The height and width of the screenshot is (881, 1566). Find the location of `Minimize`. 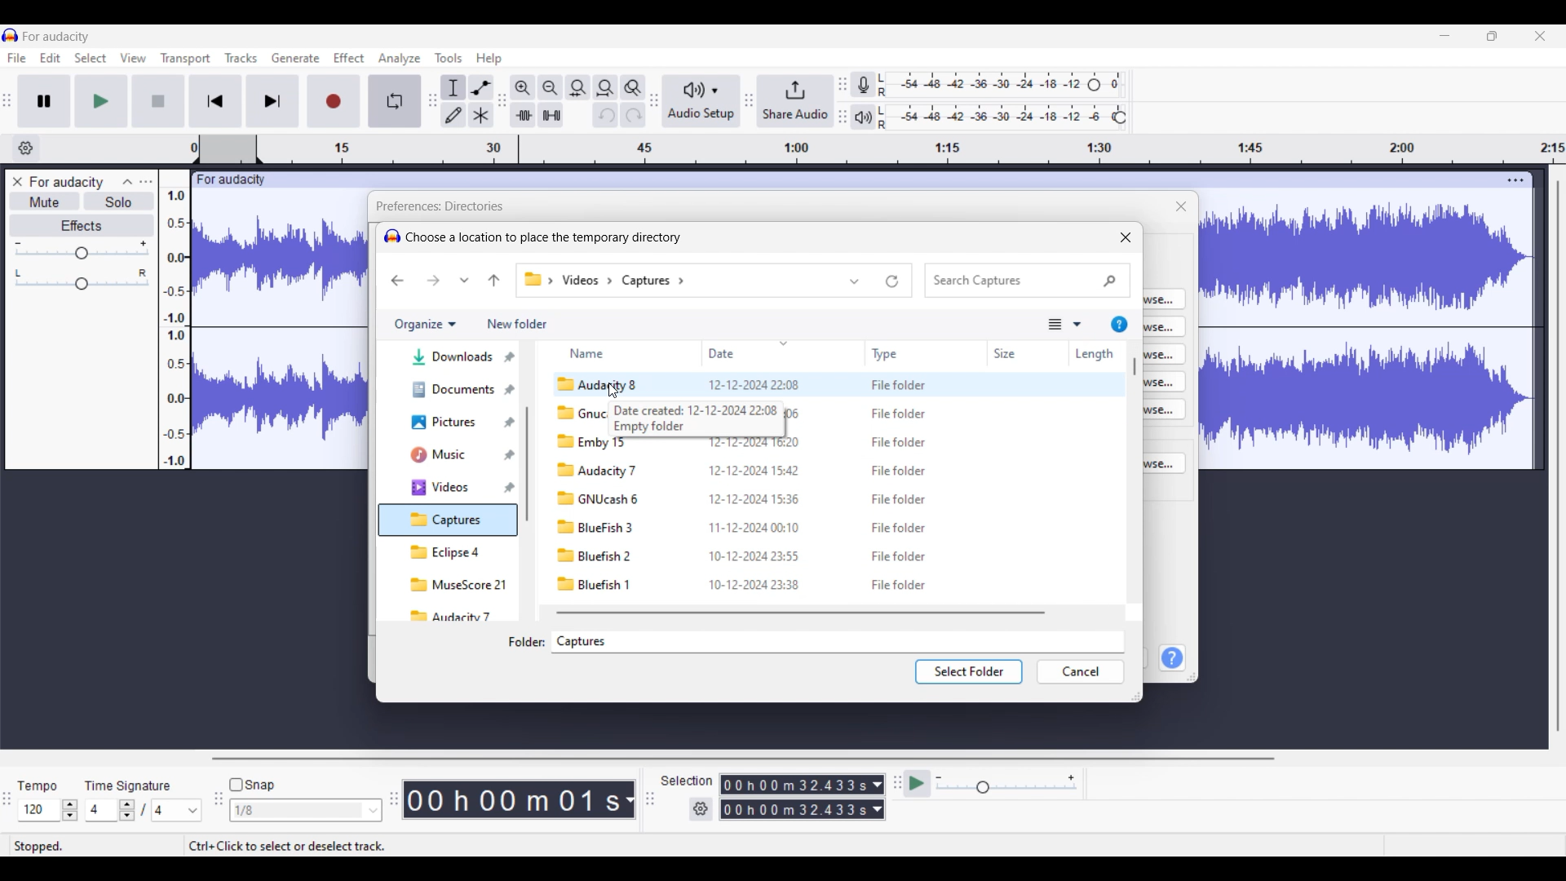

Minimize is located at coordinates (1445, 36).